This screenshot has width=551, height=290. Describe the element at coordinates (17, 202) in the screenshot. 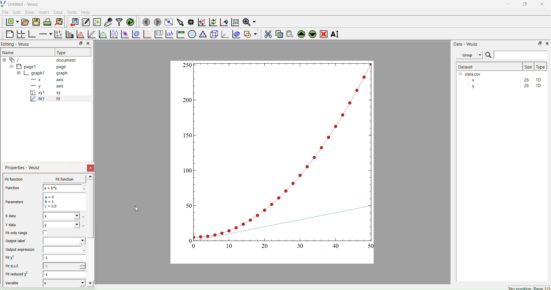

I see `Parameters` at that location.